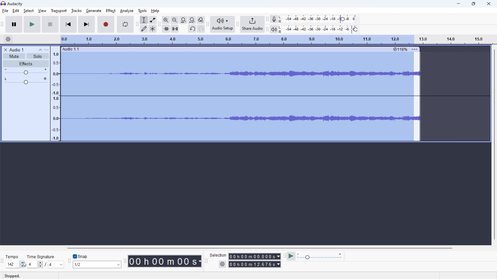 This screenshot has width=497, height=279. I want to click on start time, so click(255, 256).